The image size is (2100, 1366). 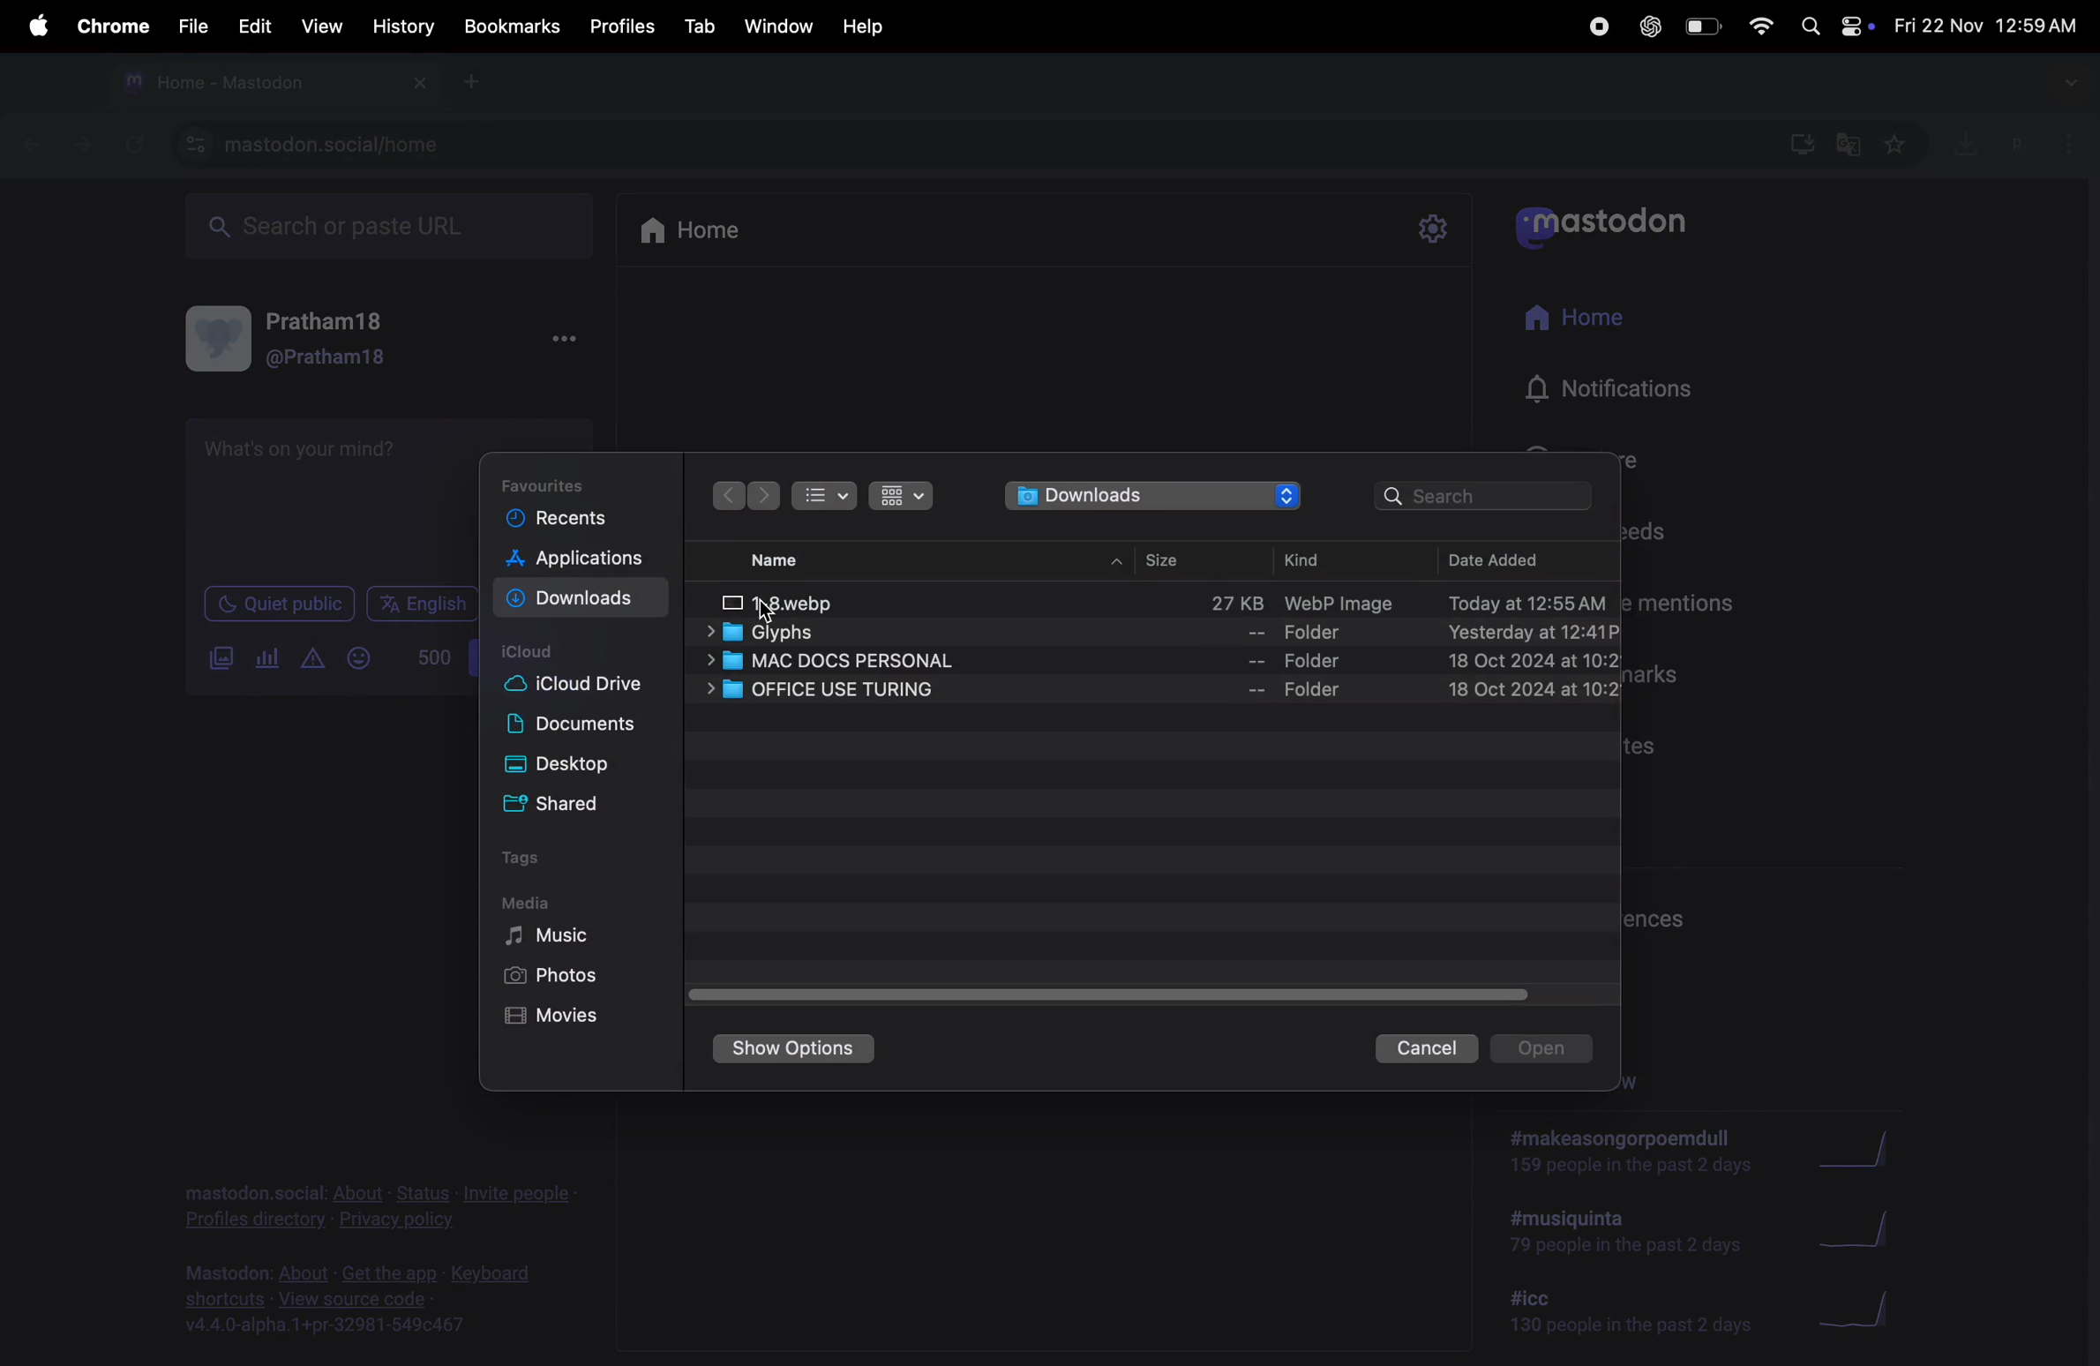 I want to click on download, so click(x=1961, y=145).